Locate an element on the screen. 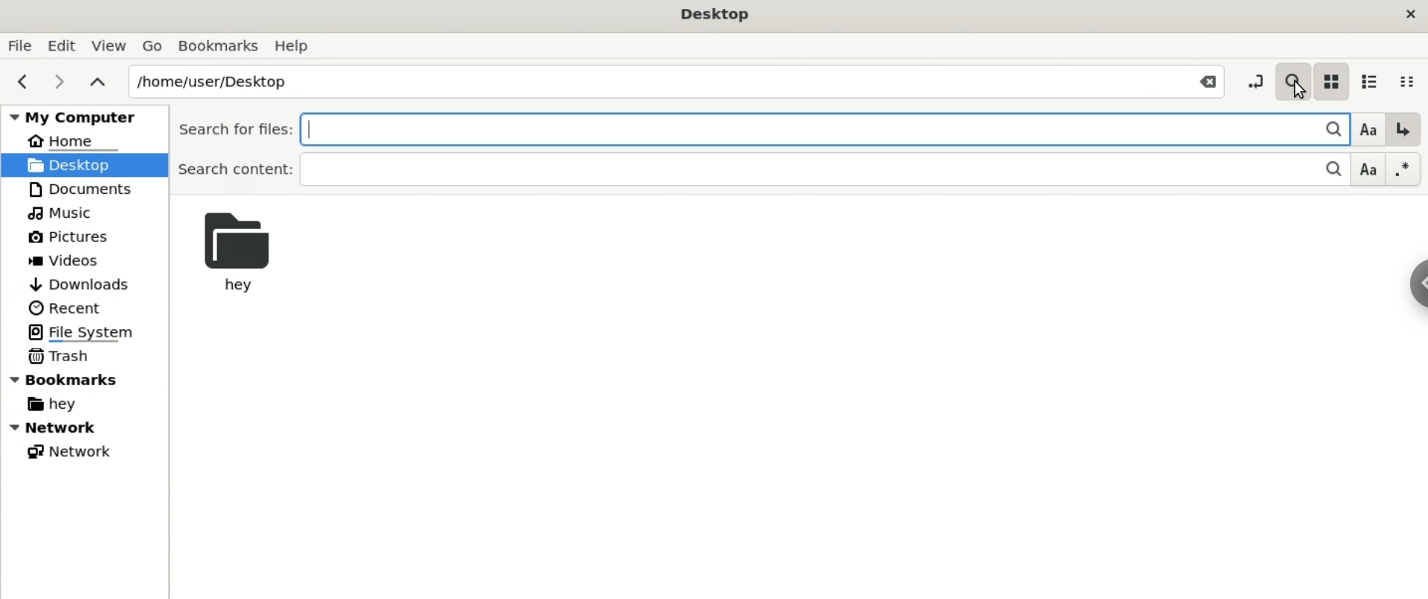 The height and width of the screenshot is (599, 1428). Search is located at coordinates (1327, 171).